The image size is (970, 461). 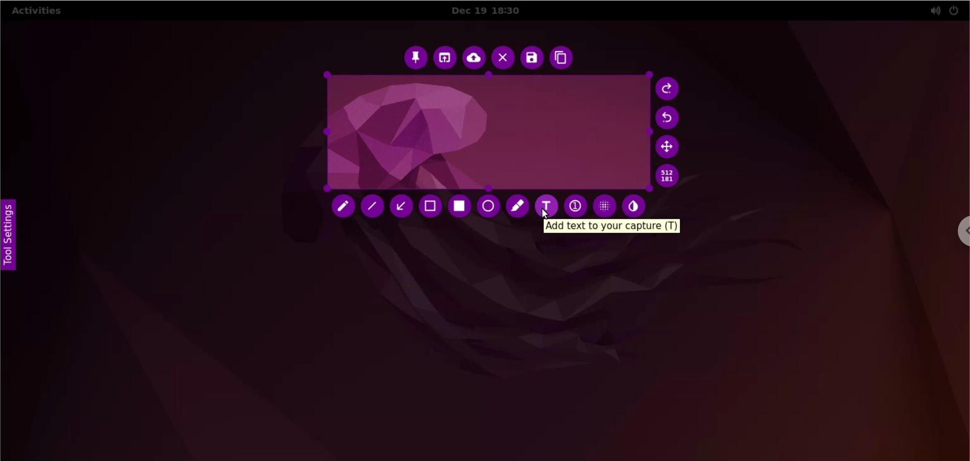 I want to click on line tool, so click(x=372, y=207).